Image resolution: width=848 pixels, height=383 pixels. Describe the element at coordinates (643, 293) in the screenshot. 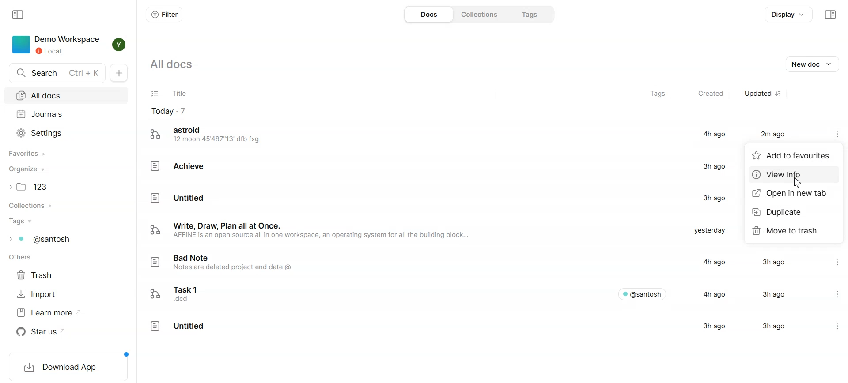

I see `© @santosh` at that location.